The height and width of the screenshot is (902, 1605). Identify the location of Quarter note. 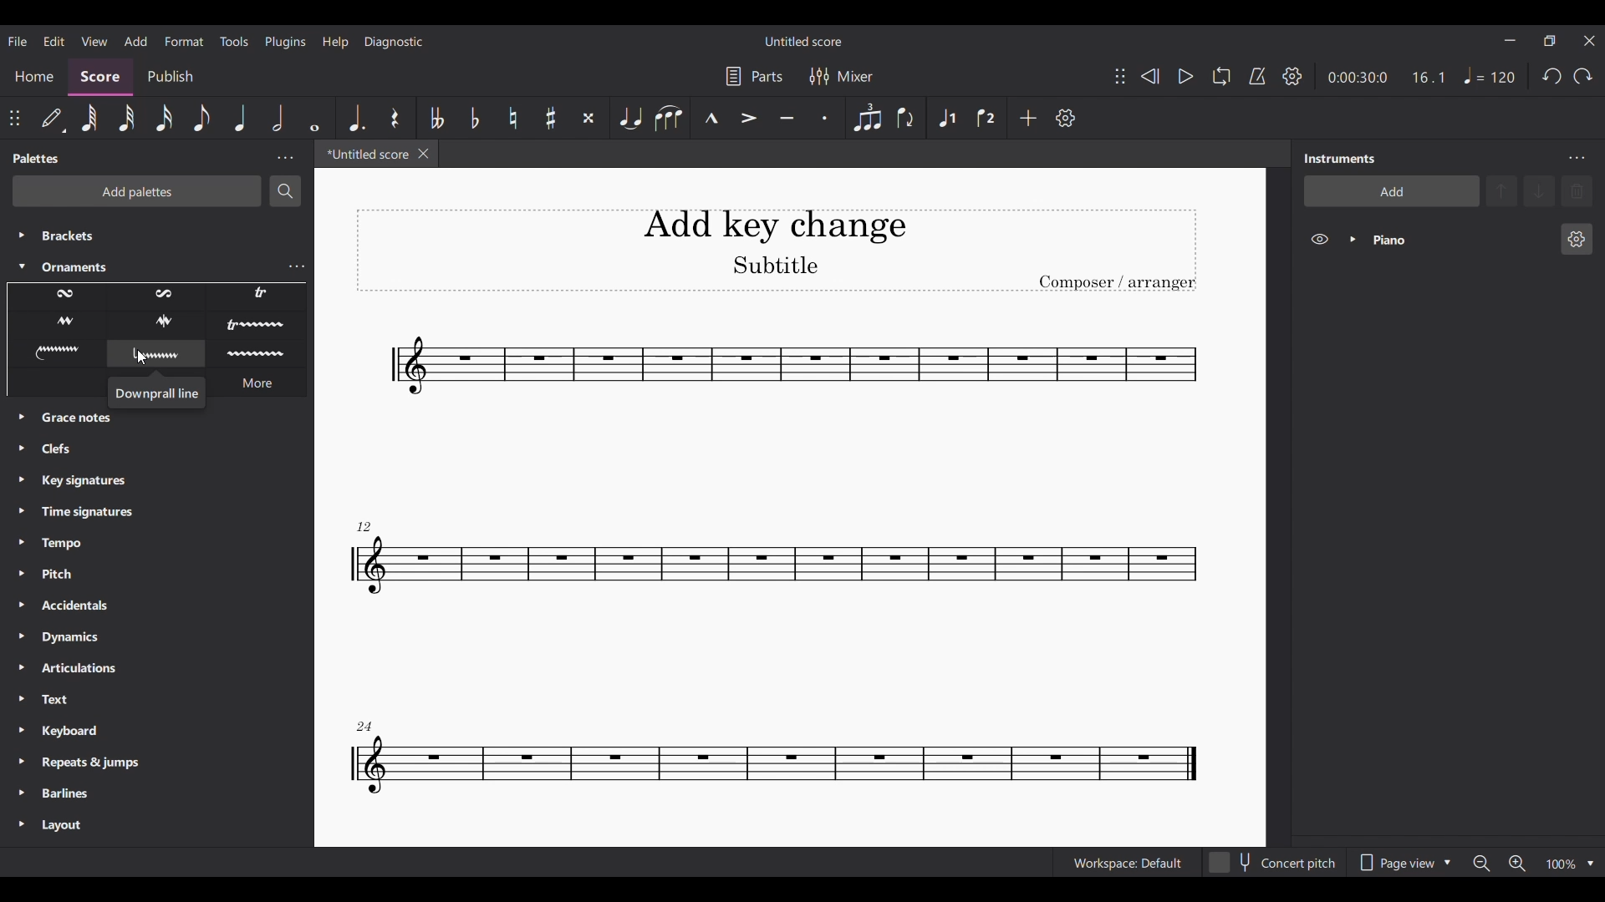
(1490, 75).